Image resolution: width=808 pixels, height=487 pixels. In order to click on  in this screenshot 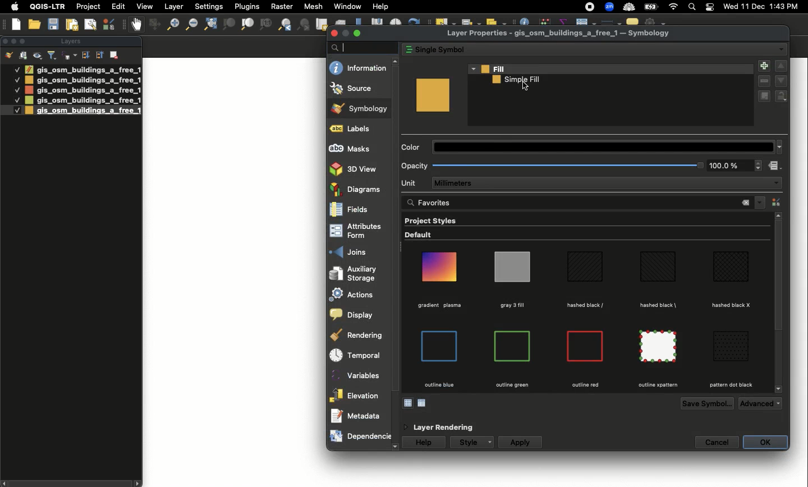, I will do `click(5, 25)`.